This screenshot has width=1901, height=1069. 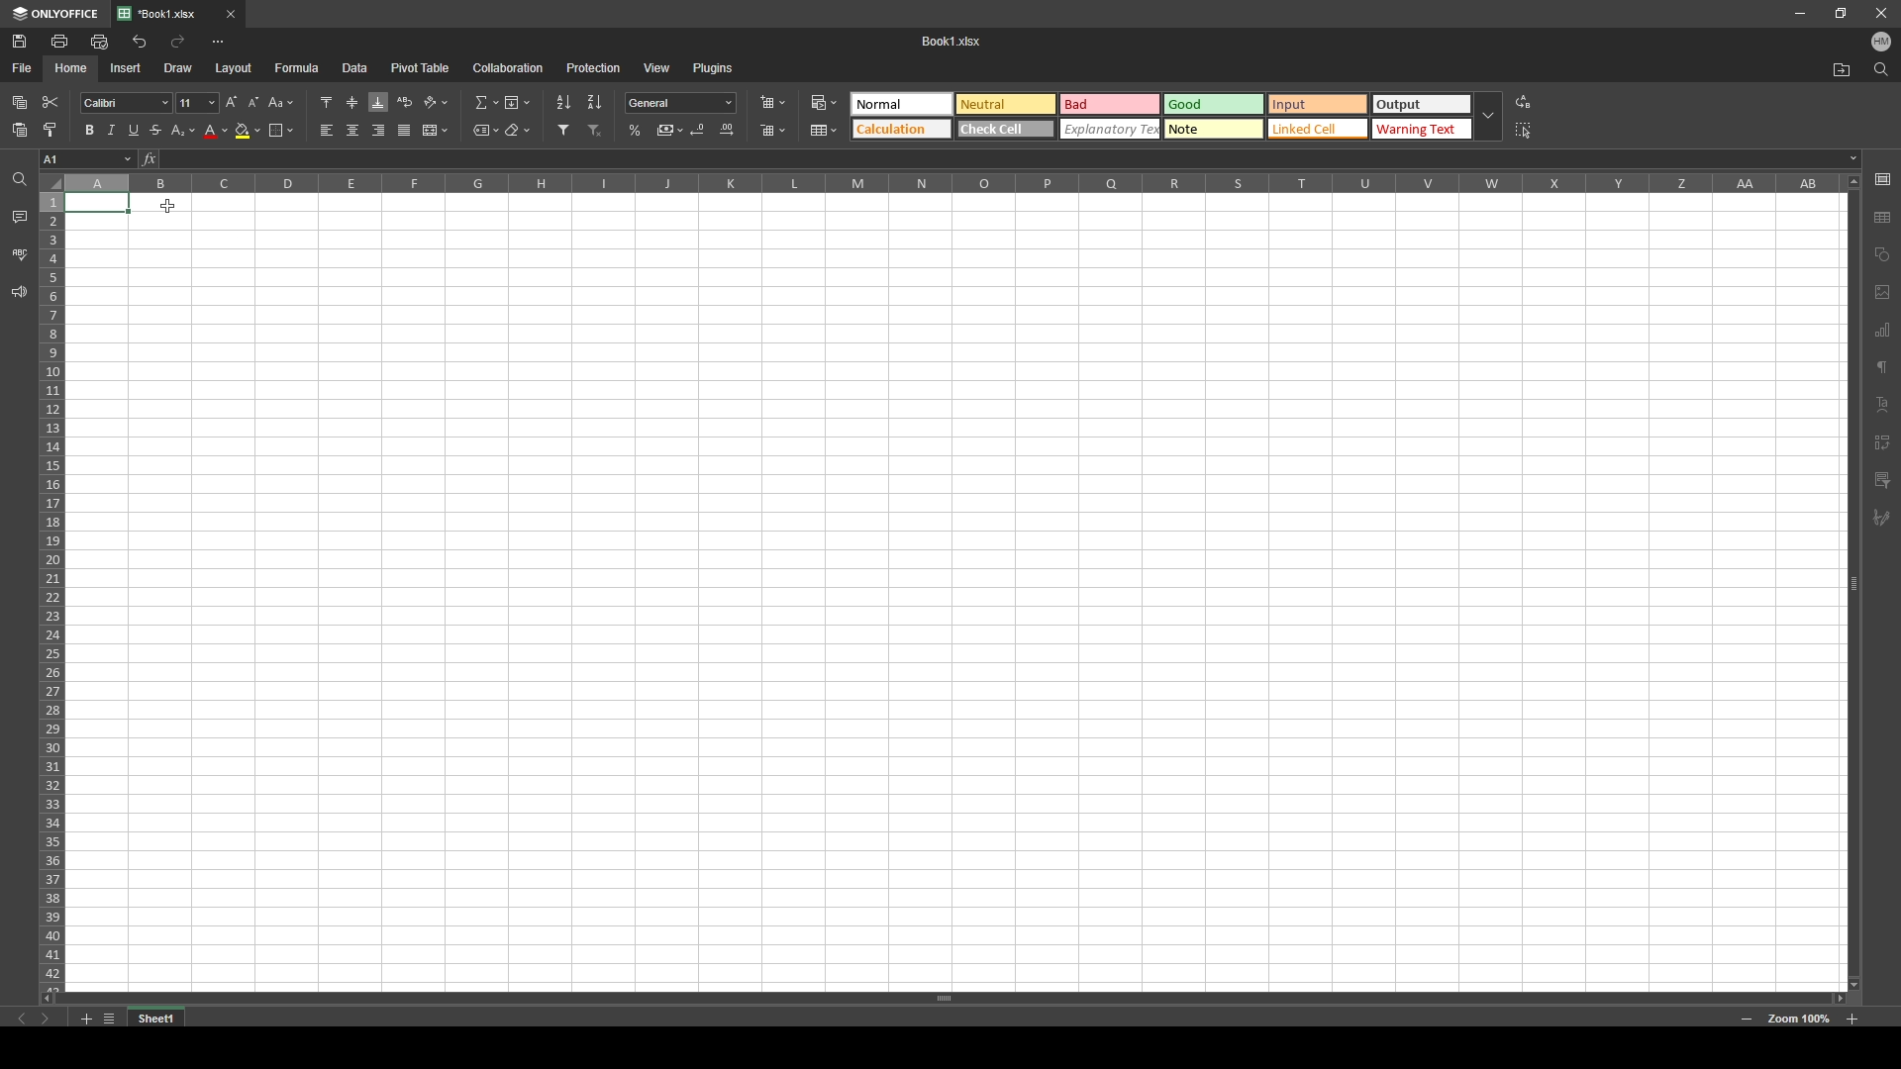 I want to click on replace, so click(x=1523, y=102).